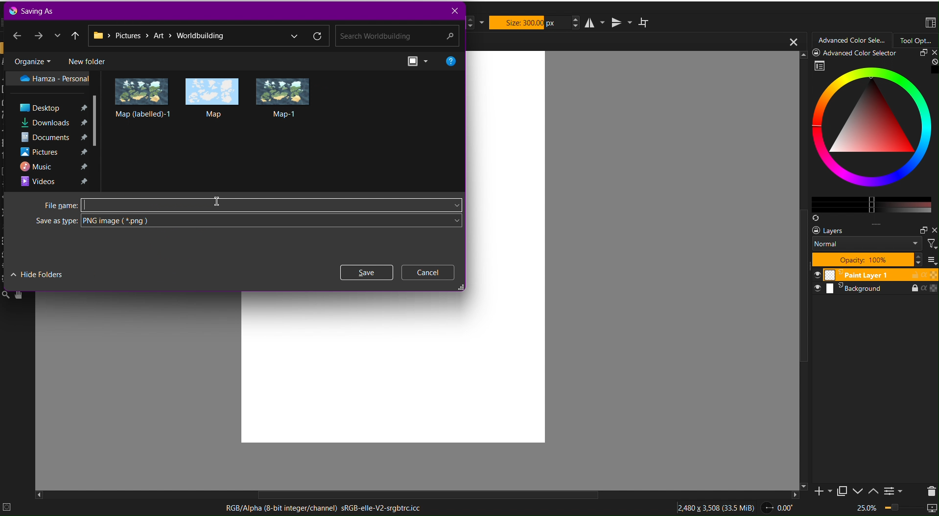  I want to click on Close, so click(453, 11).